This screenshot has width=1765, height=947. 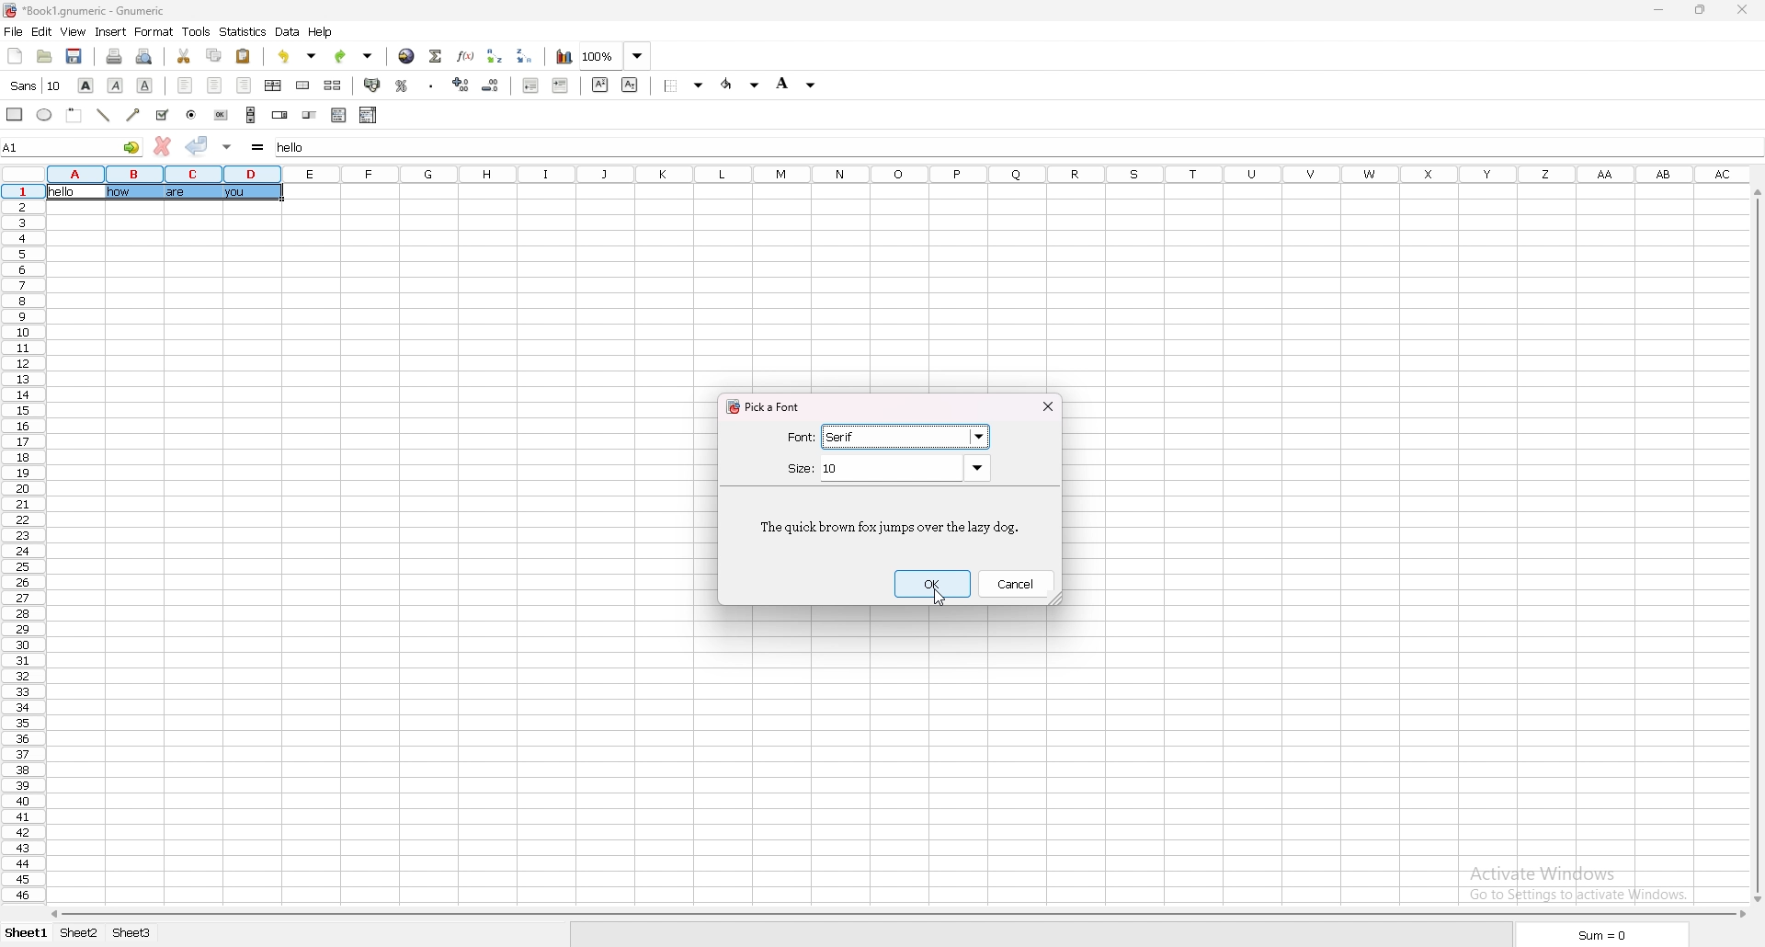 What do you see at coordinates (616, 56) in the screenshot?
I see `zoom` at bounding box center [616, 56].